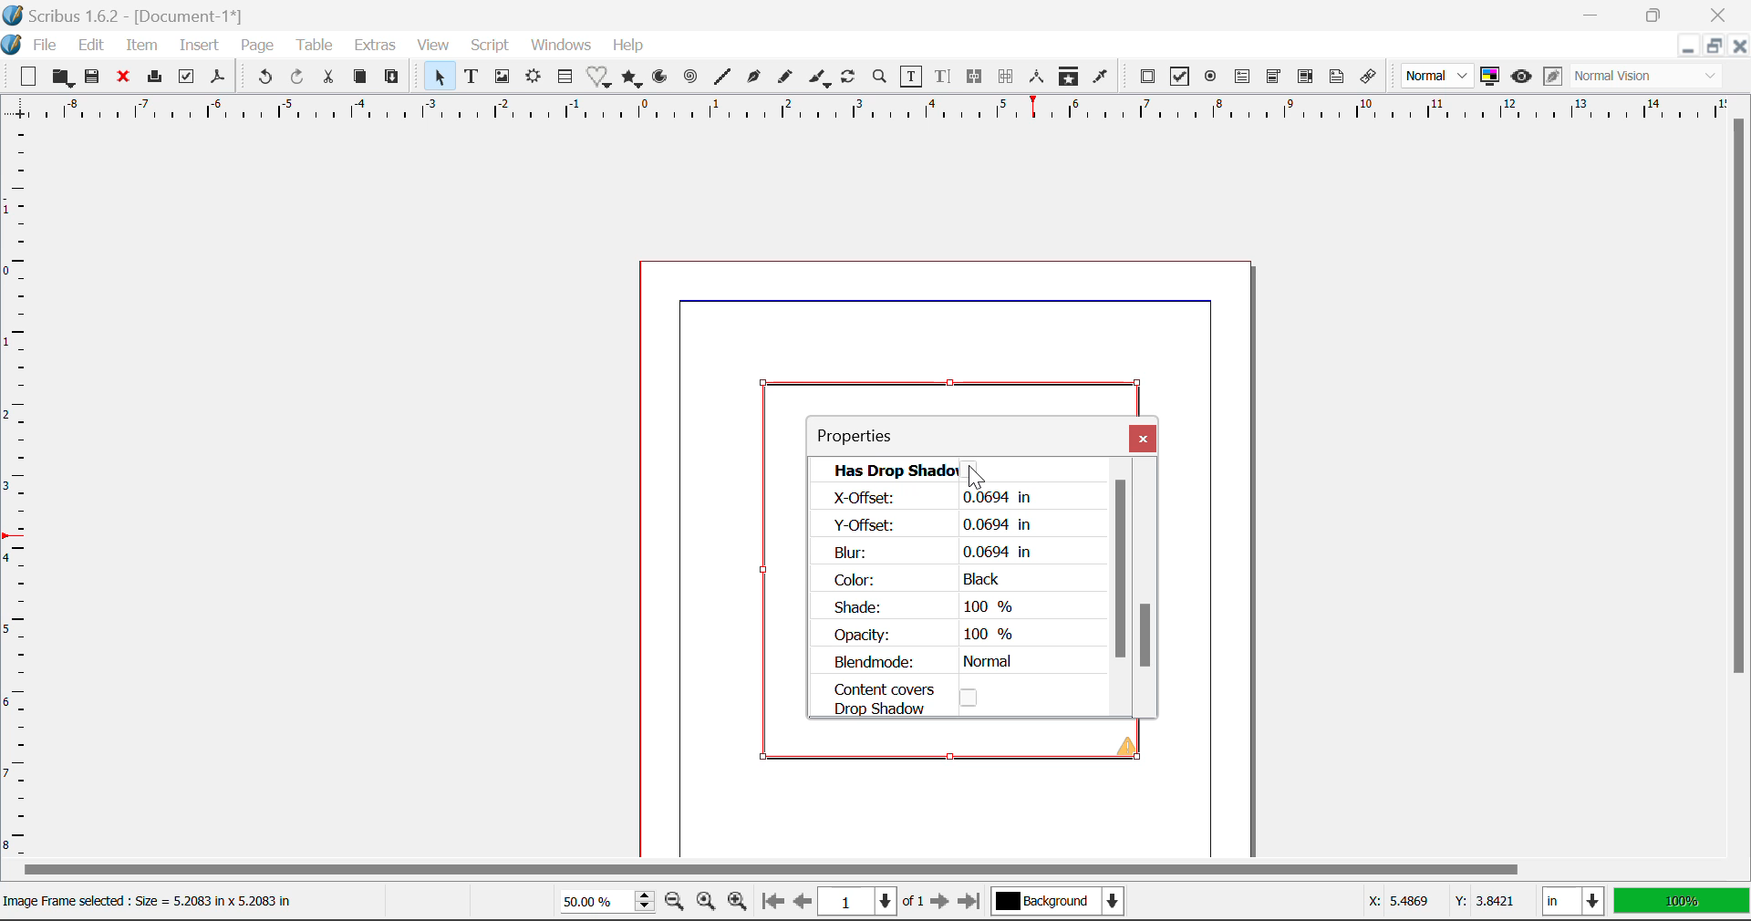 The height and width of the screenshot is (921, 1751). Describe the element at coordinates (441, 79) in the screenshot. I see `Select` at that location.